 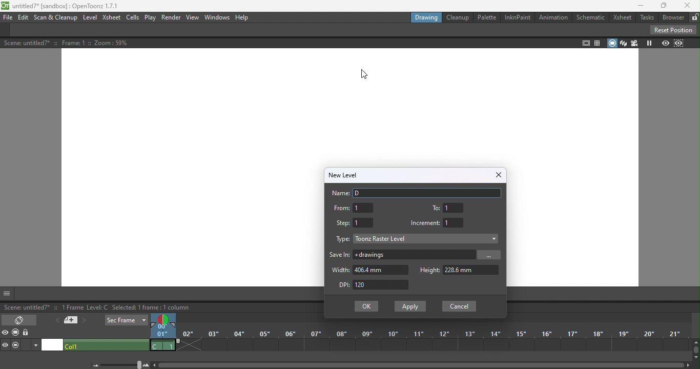 I want to click on Play, so click(x=149, y=18).